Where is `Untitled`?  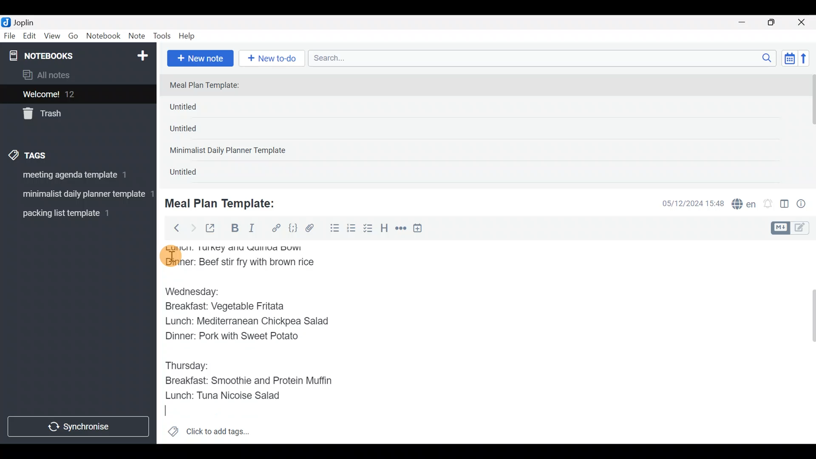 Untitled is located at coordinates (193, 174).